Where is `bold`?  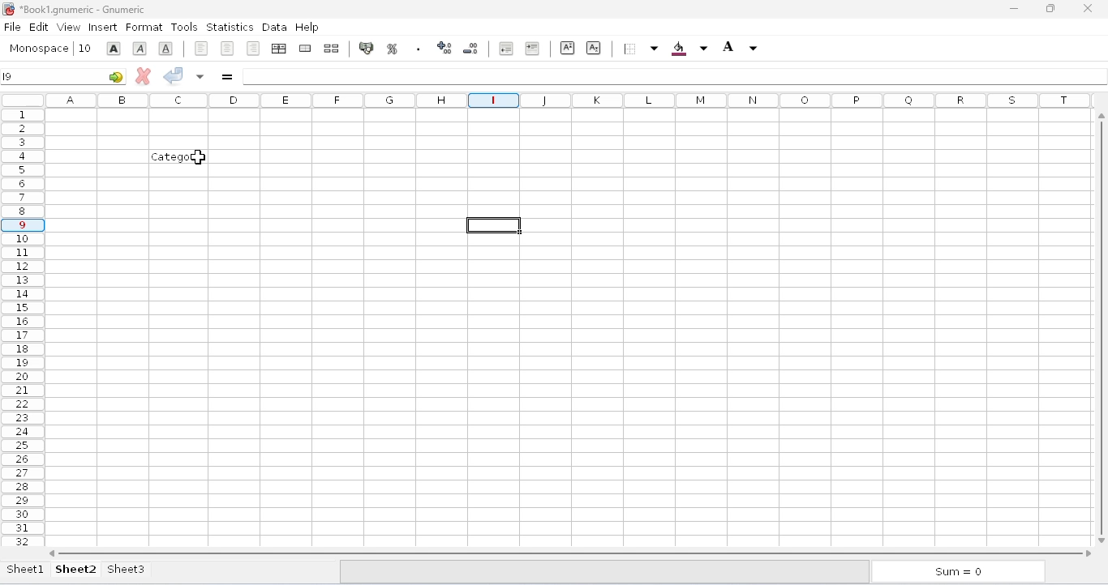 bold is located at coordinates (114, 49).